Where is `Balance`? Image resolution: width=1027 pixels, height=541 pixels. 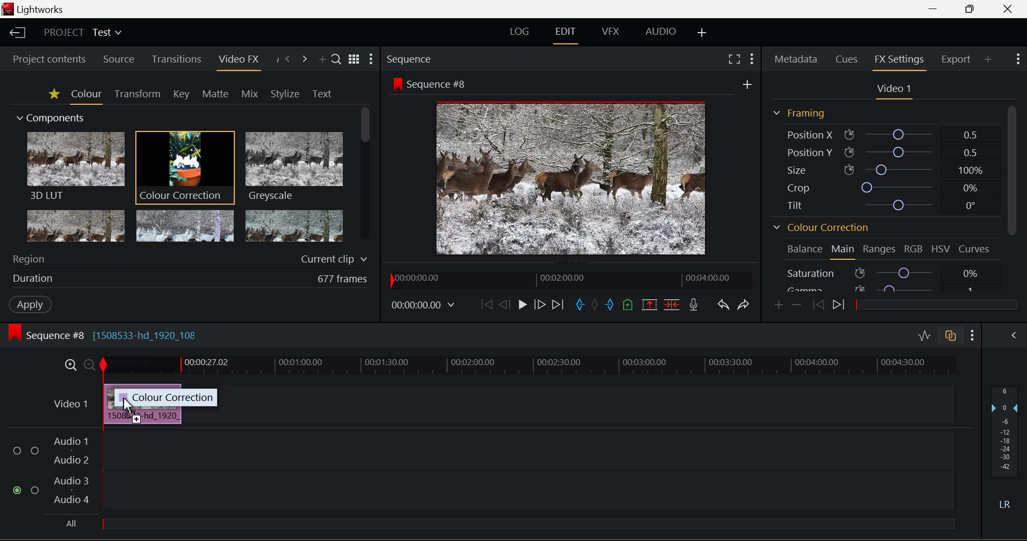 Balance is located at coordinates (804, 249).